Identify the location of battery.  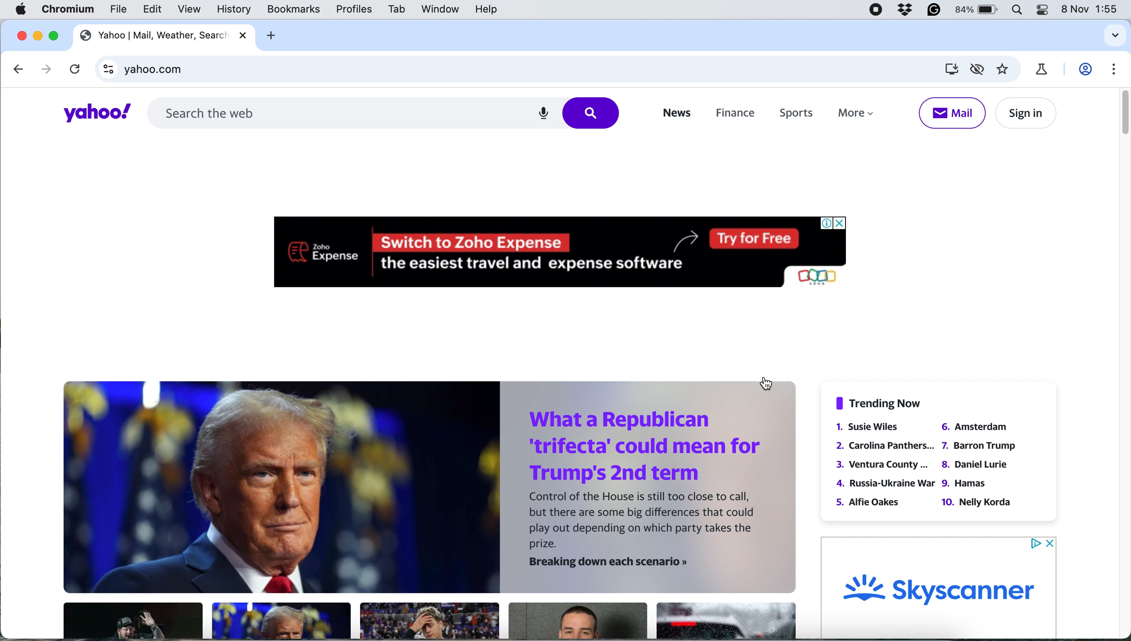
(977, 9).